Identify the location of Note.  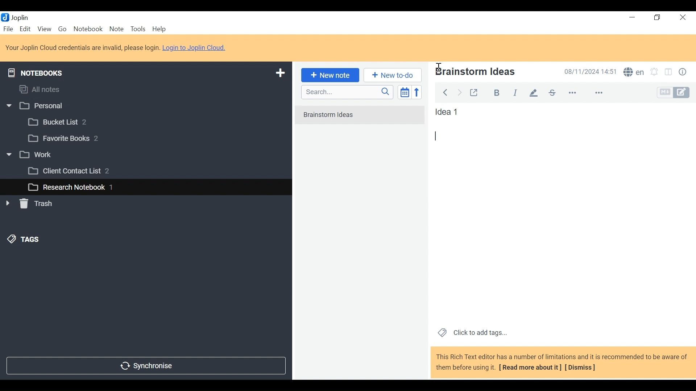
(116, 29).